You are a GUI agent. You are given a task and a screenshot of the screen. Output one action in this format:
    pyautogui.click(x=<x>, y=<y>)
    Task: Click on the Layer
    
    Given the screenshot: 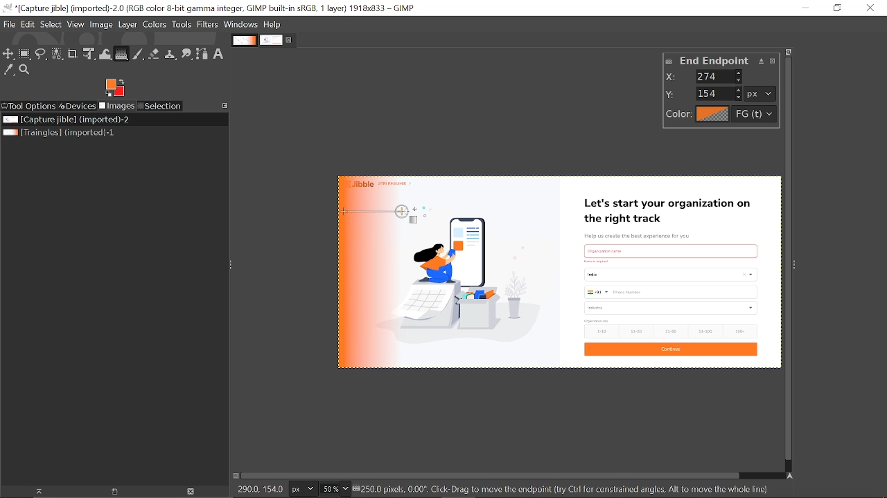 What is the action you would take?
    pyautogui.click(x=128, y=25)
    